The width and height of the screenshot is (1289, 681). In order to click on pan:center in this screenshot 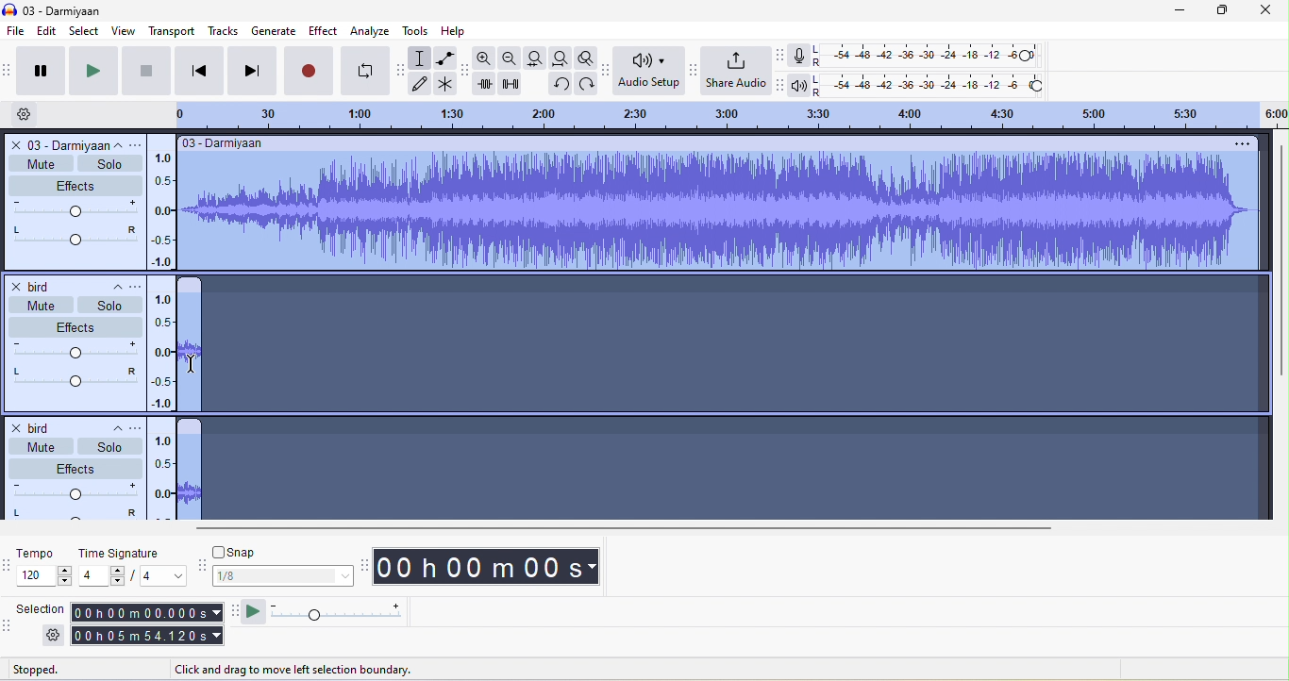, I will do `click(73, 375)`.